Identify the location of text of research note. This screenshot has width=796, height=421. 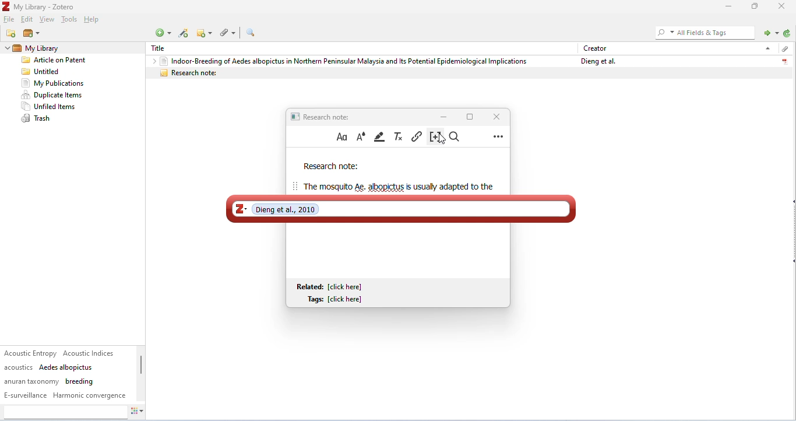
(397, 187).